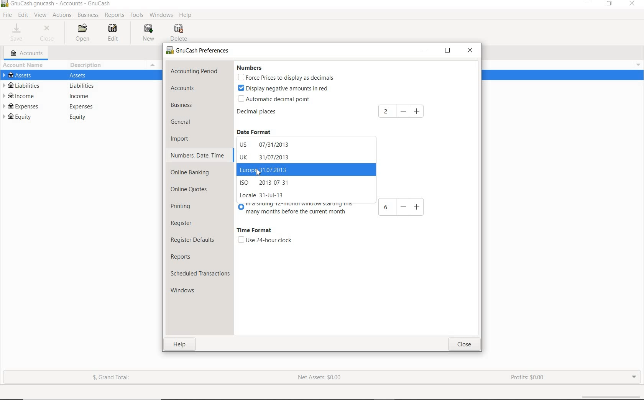  I want to click on LIABILITIES, so click(77, 86).